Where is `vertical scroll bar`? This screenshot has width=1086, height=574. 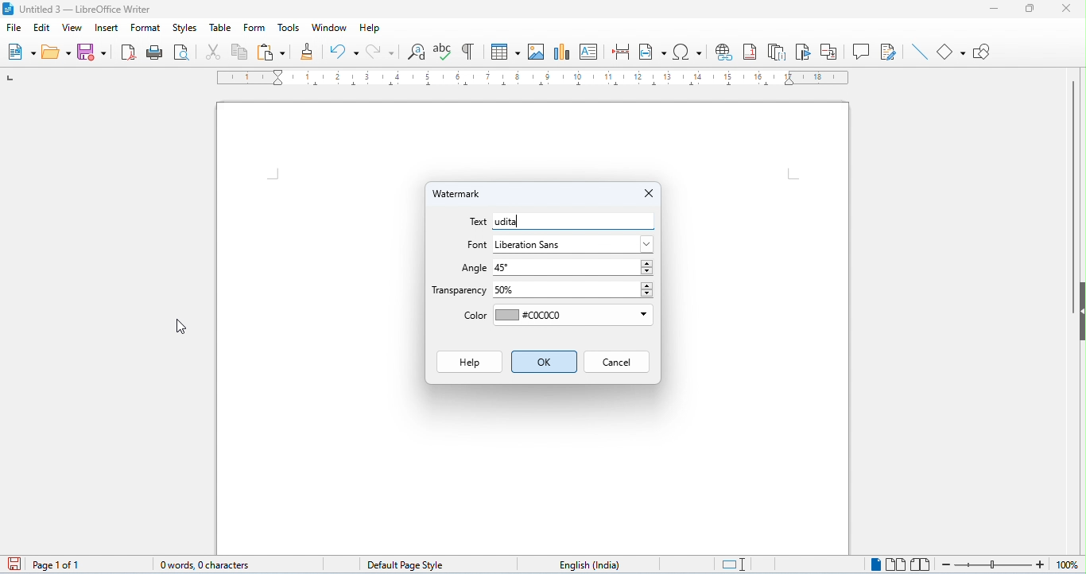 vertical scroll bar is located at coordinates (1072, 196).